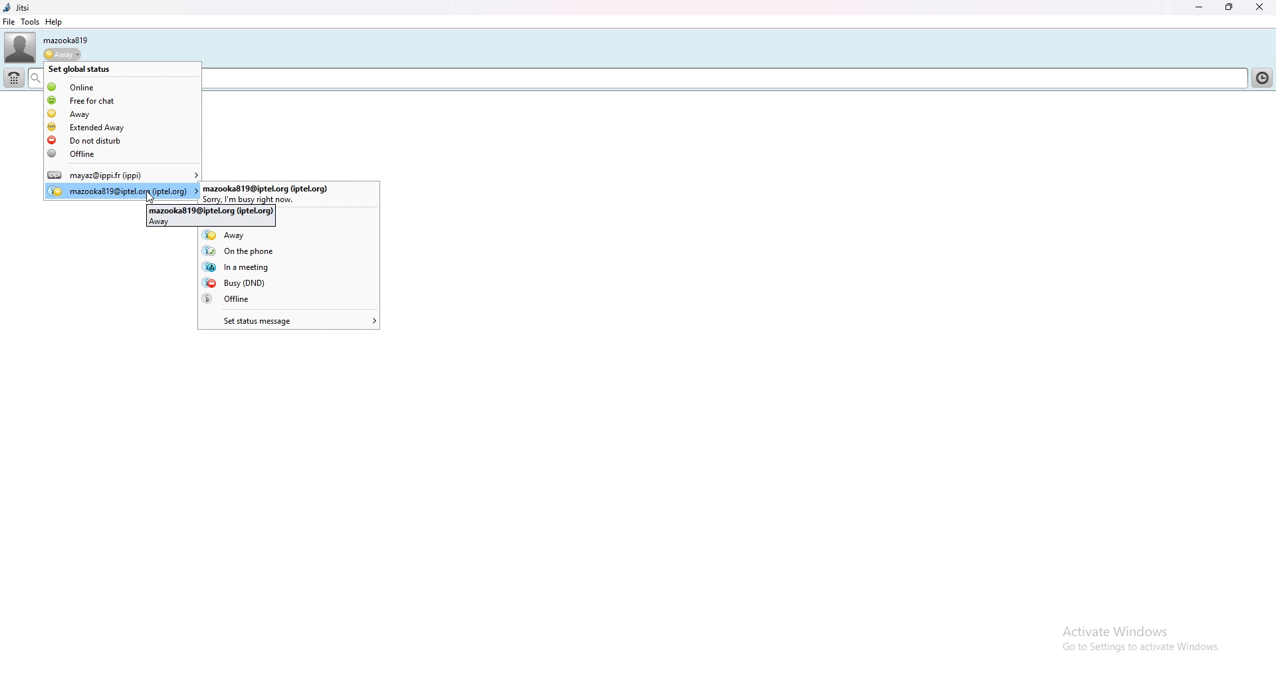  Describe the element at coordinates (53, 22) in the screenshot. I see `help` at that location.